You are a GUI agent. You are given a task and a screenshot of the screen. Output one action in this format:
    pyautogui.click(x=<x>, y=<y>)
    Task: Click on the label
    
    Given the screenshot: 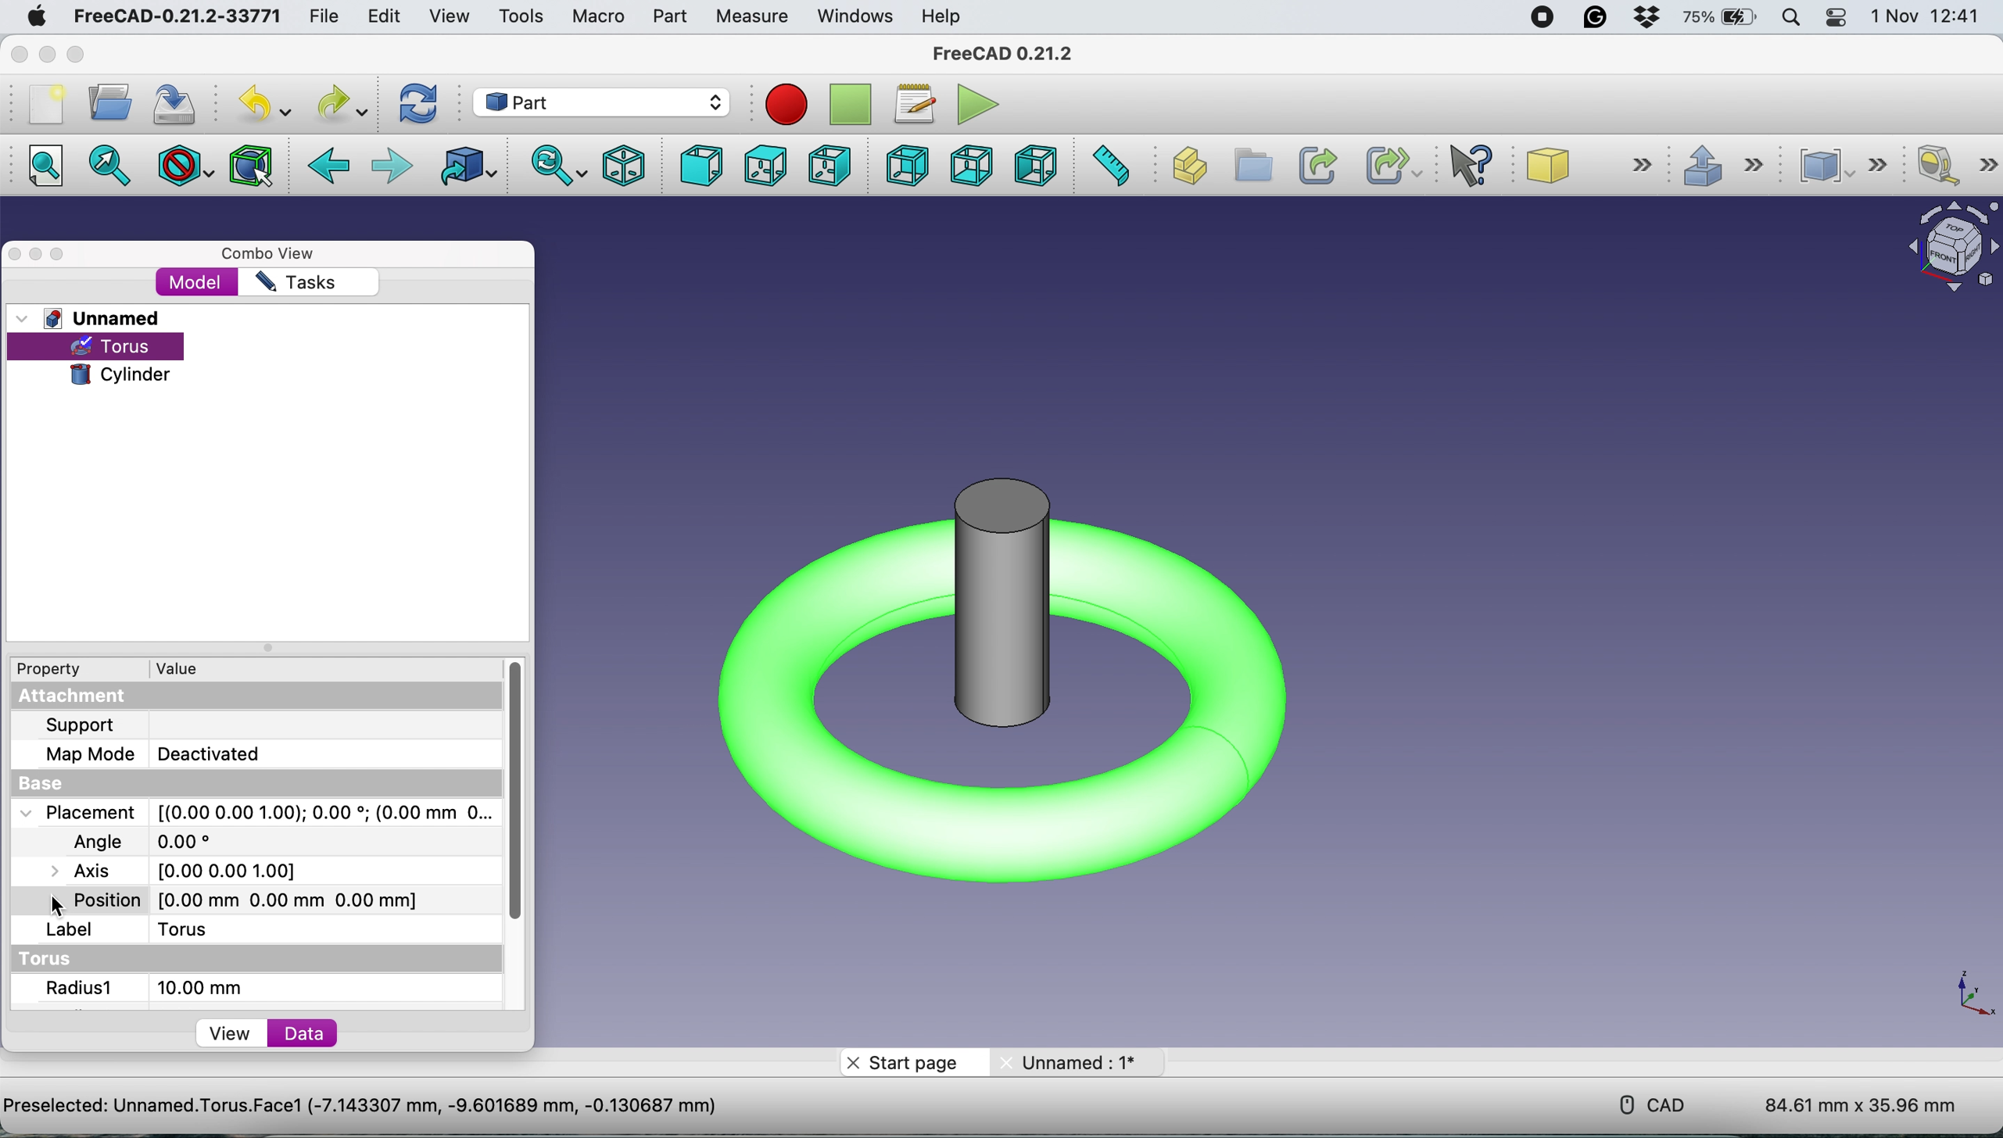 What is the action you would take?
    pyautogui.click(x=70, y=930)
    